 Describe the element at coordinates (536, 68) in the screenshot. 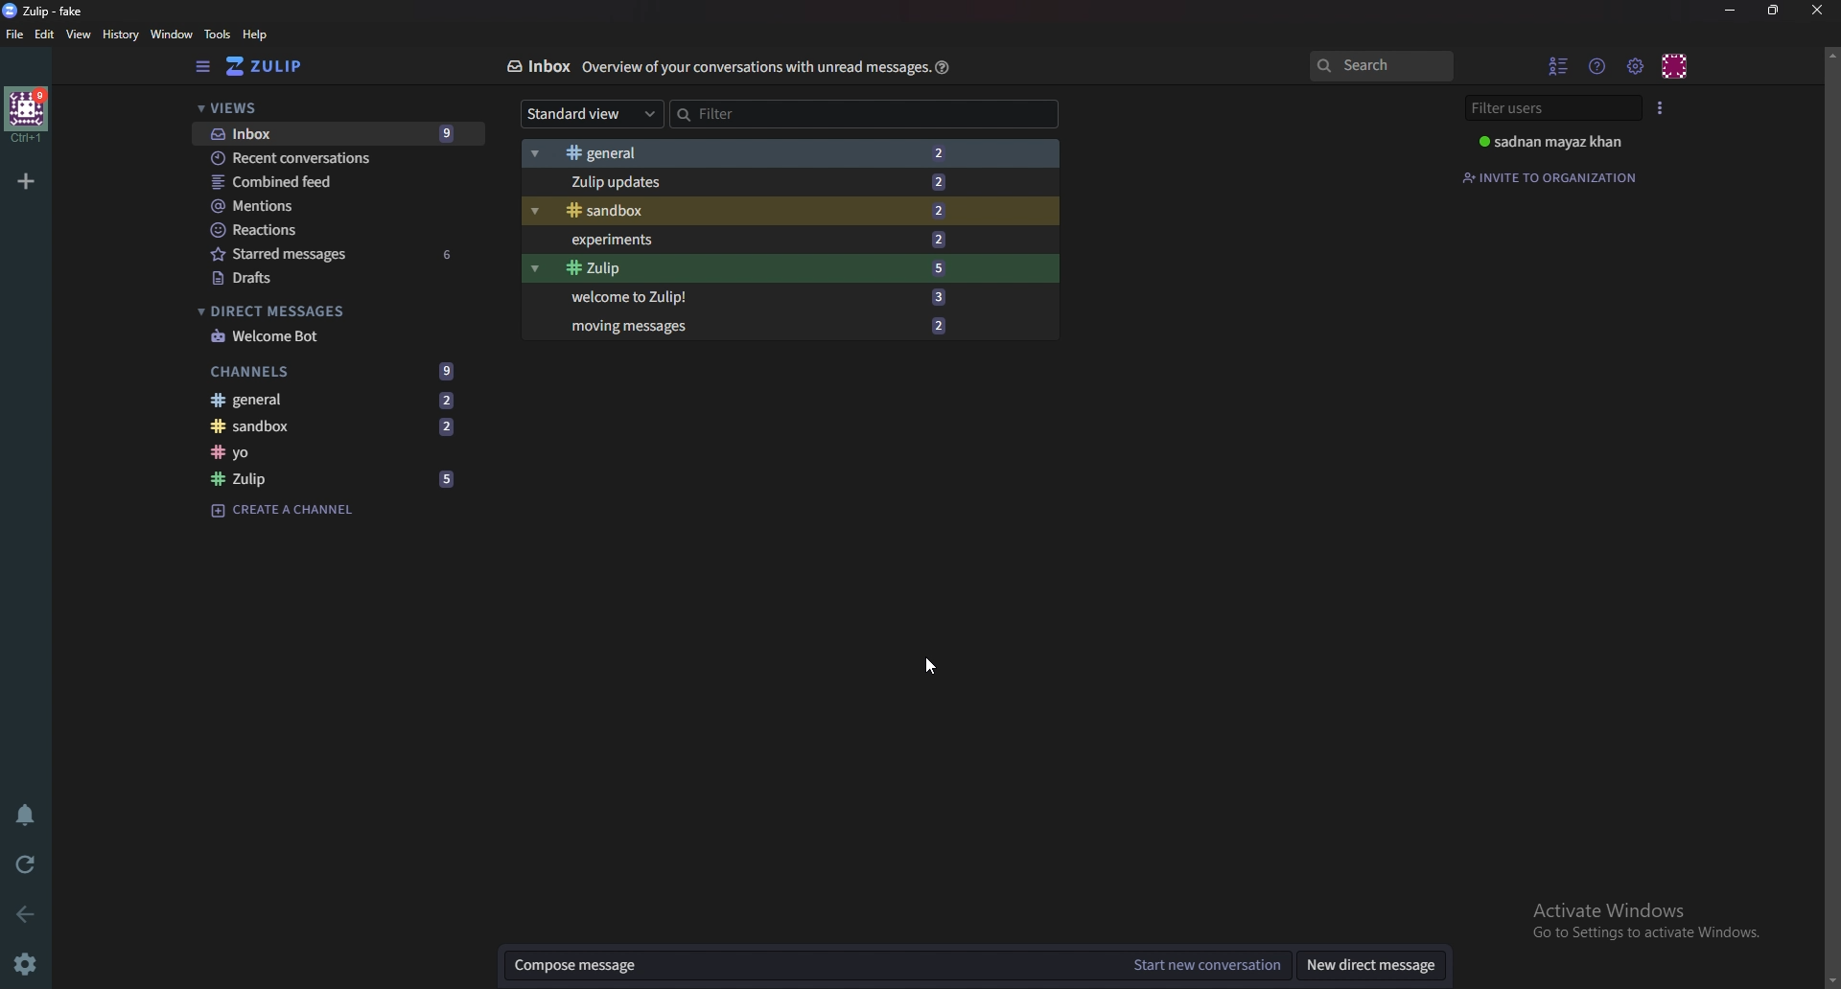

I see `Inbox` at that location.